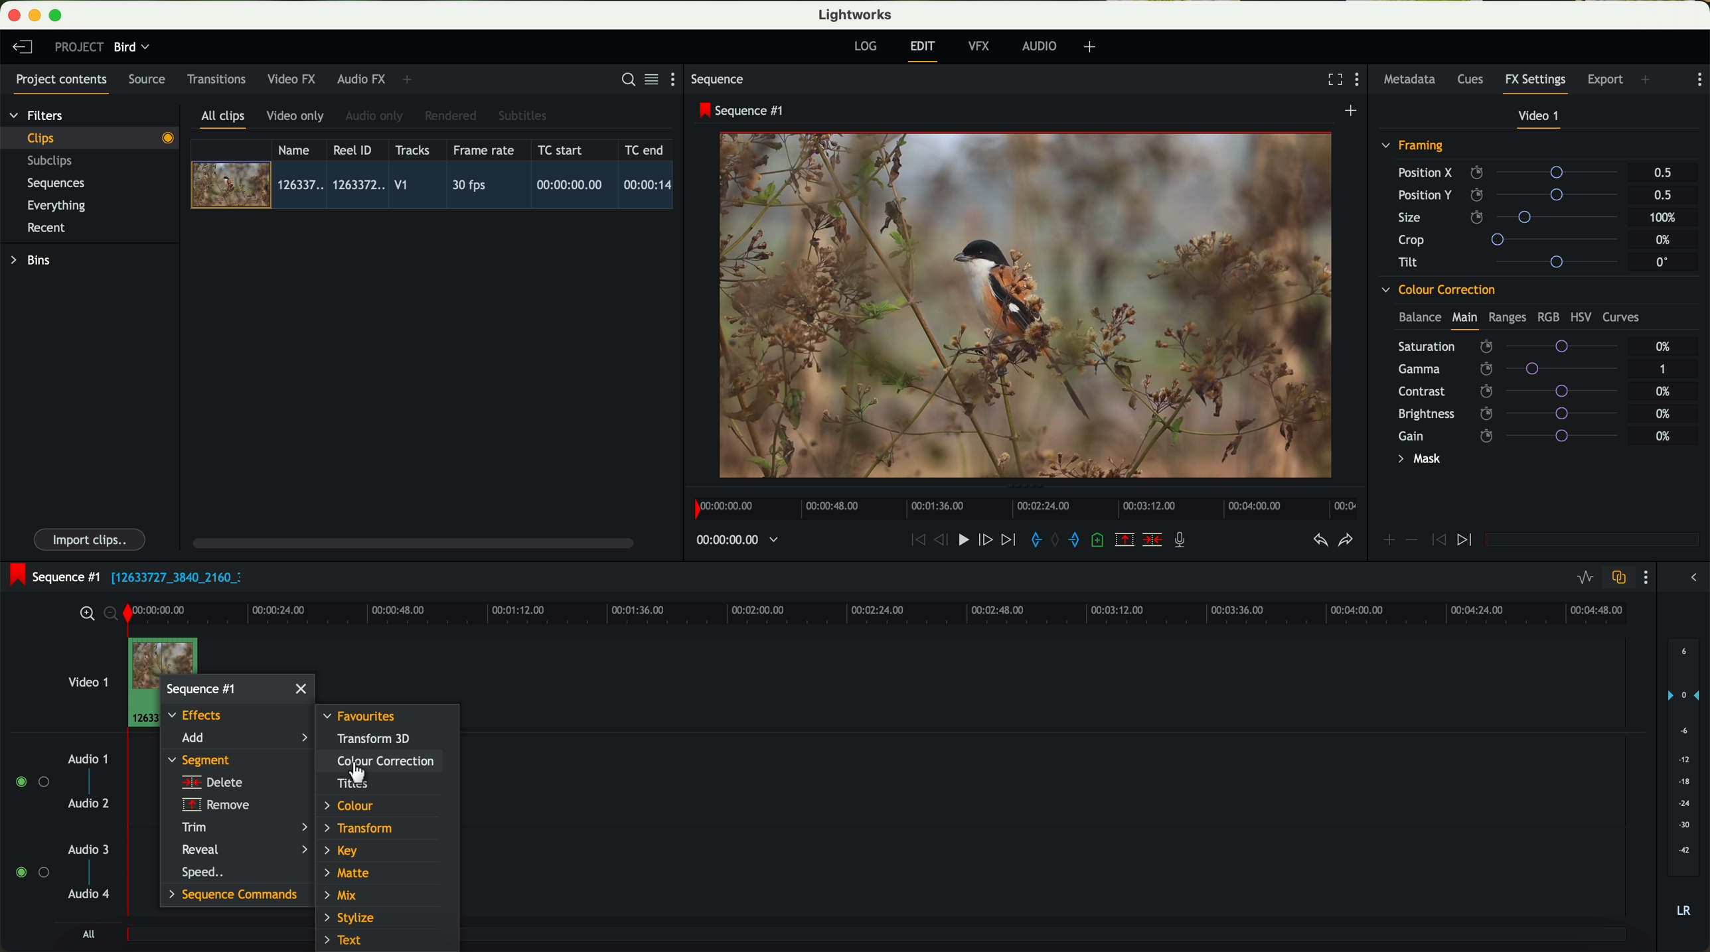  What do you see at coordinates (1513, 172) in the screenshot?
I see `position X` at bounding box center [1513, 172].